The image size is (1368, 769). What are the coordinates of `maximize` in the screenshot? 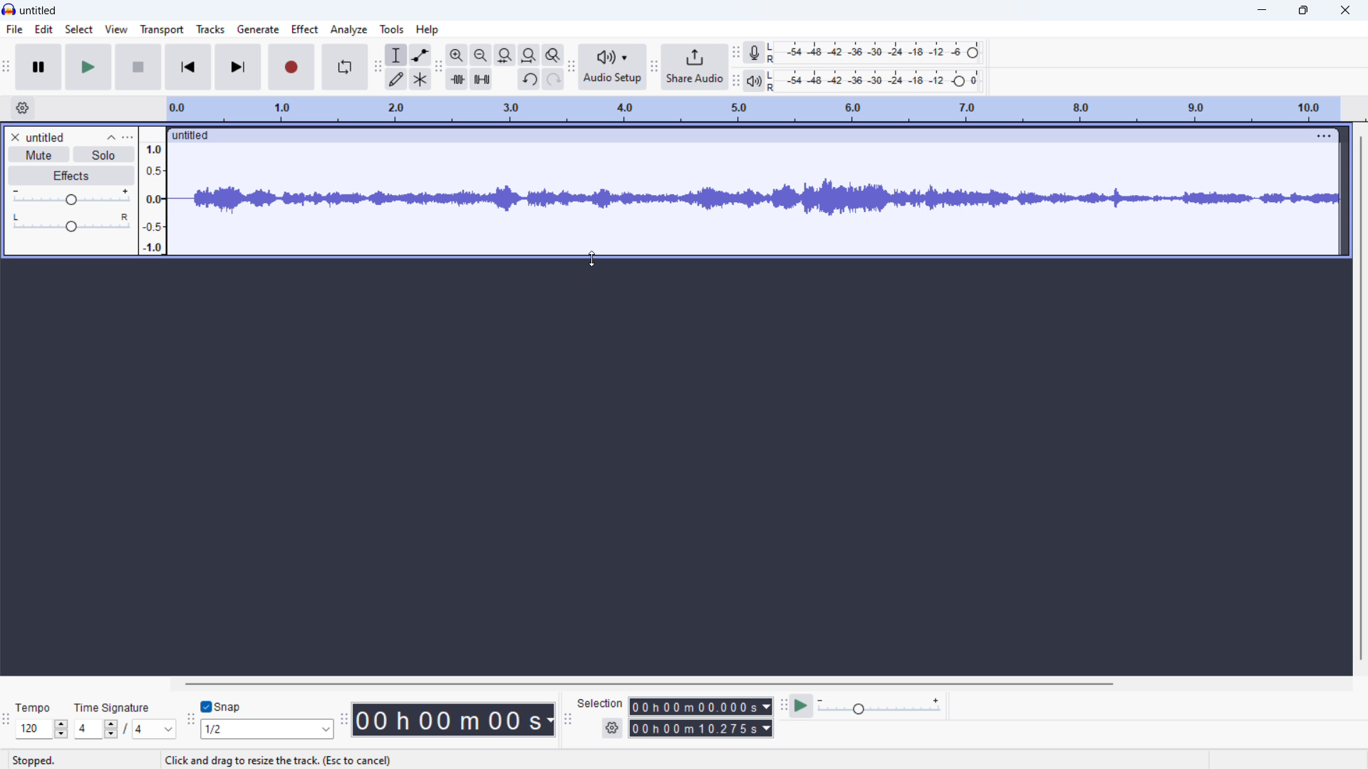 It's located at (1302, 10).